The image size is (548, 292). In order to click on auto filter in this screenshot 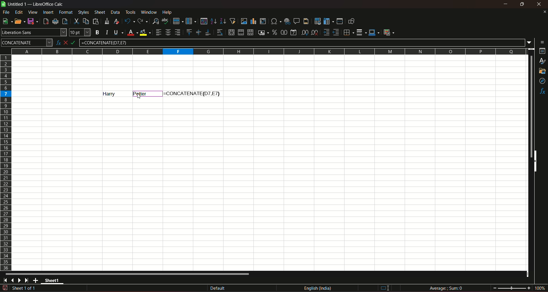, I will do `click(233, 21)`.